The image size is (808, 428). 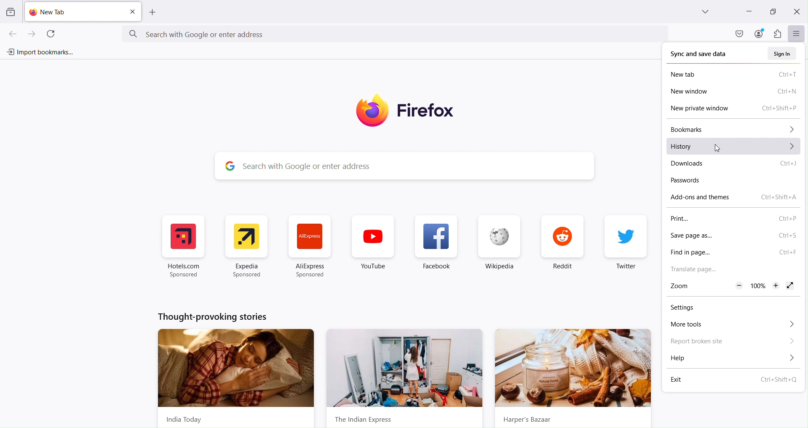 What do you see at coordinates (775, 285) in the screenshot?
I see `Zoom in` at bounding box center [775, 285].